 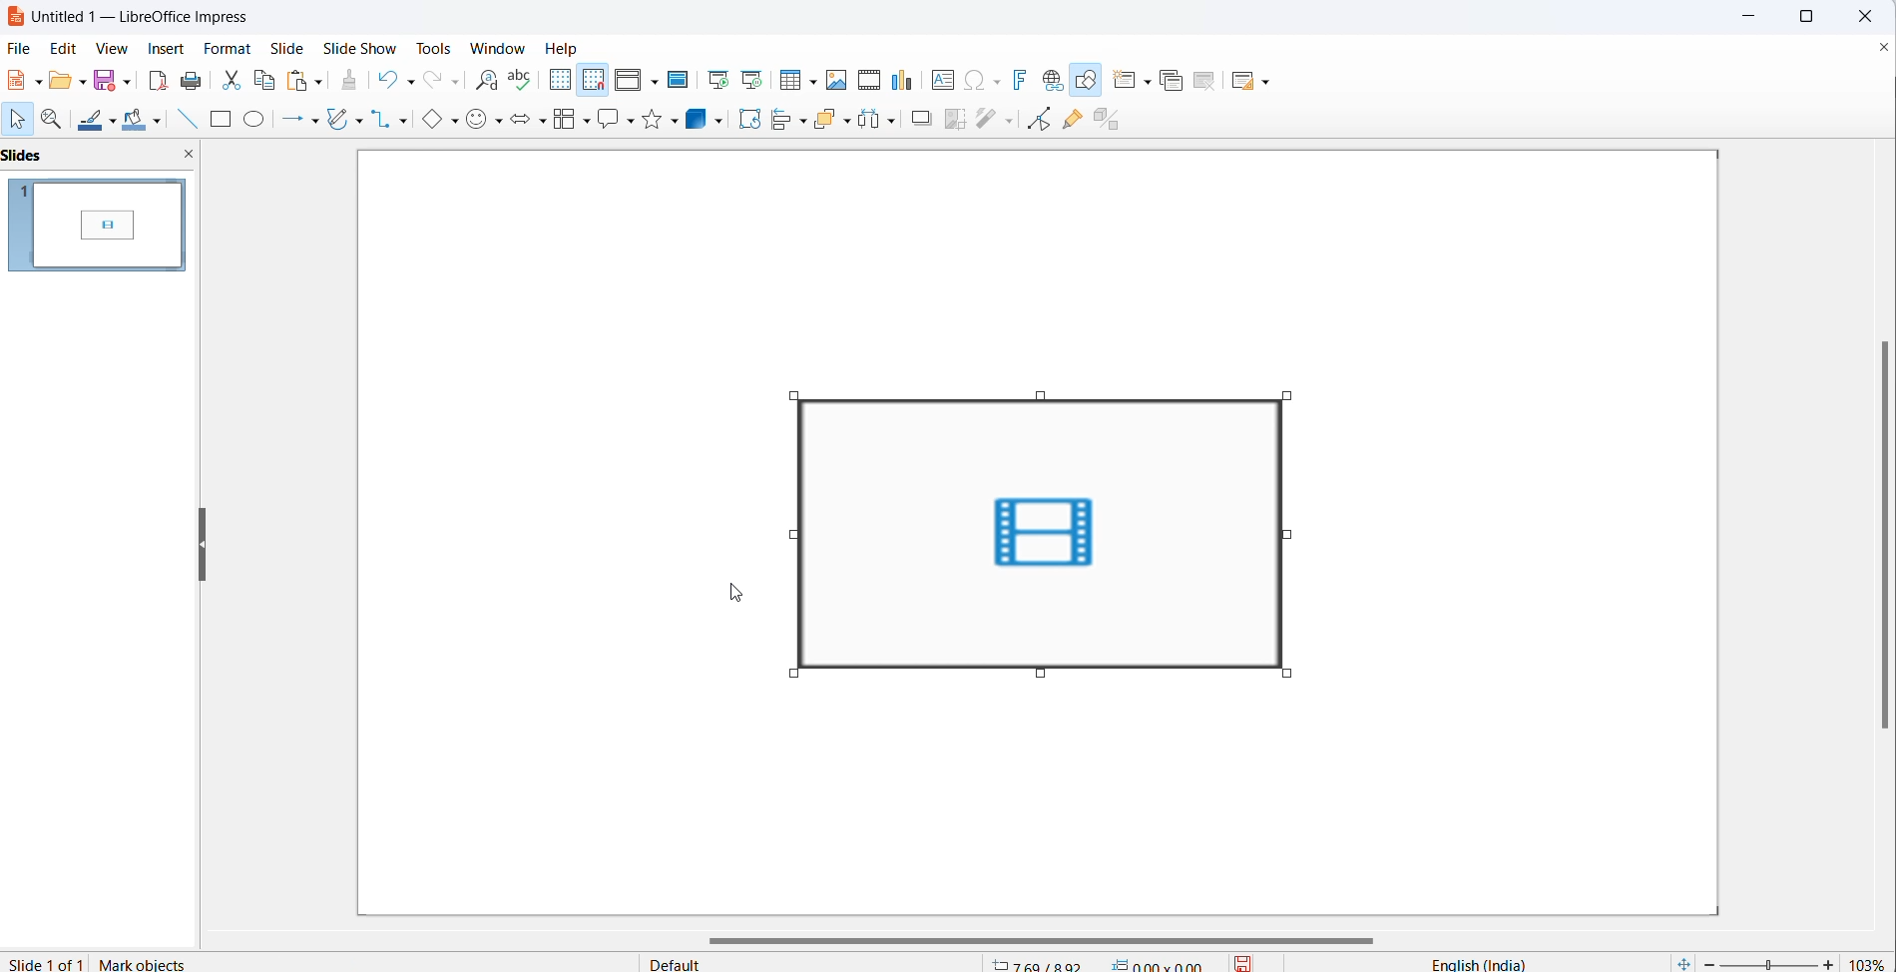 I want to click on insert table, so click(x=788, y=81).